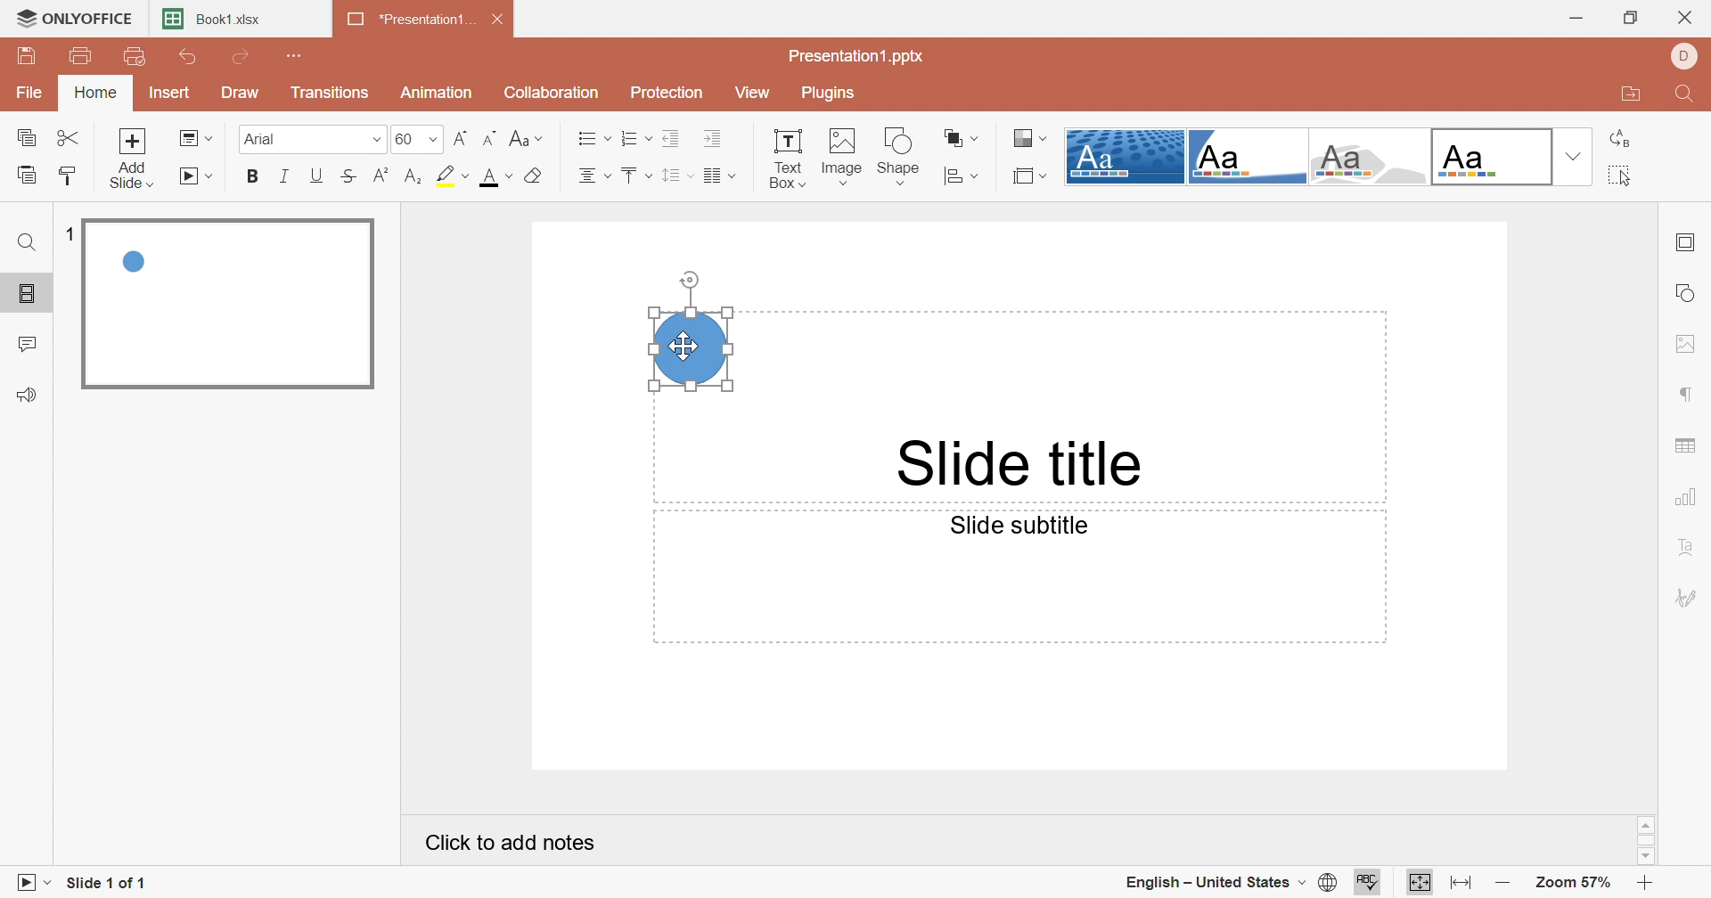 This screenshot has height=898, width=1711. What do you see at coordinates (690, 347) in the screenshot?
I see `Shape` at bounding box center [690, 347].